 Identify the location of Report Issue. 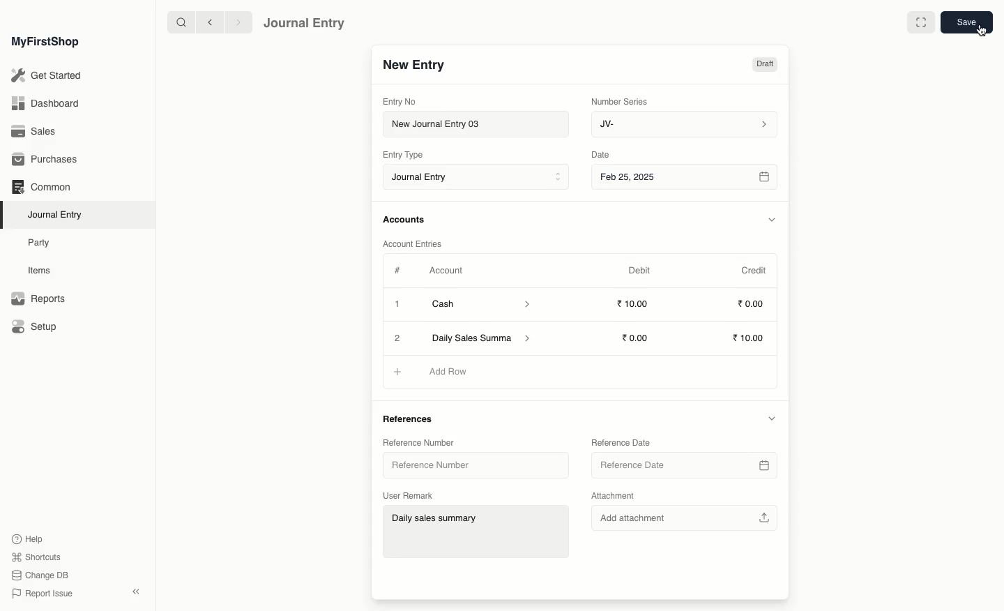
(41, 594).